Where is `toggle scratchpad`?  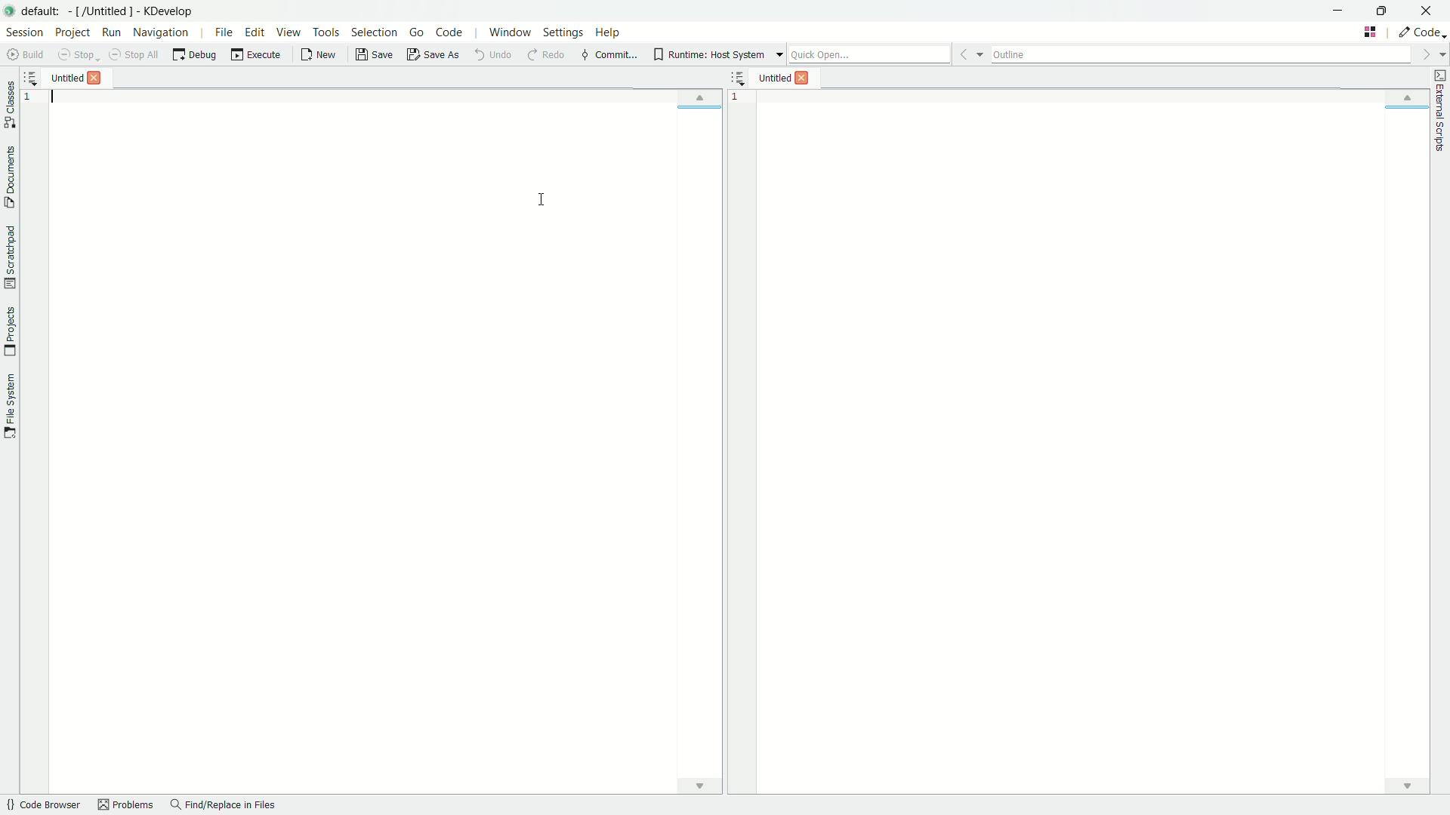 toggle scratchpad is located at coordinates (10, 257).